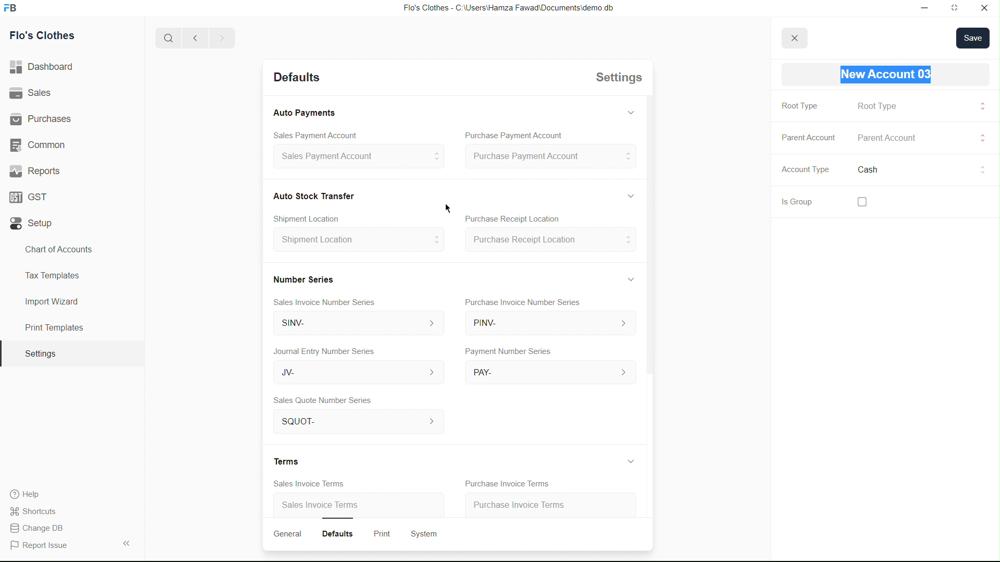  I want to click on General, so click(289, 534).